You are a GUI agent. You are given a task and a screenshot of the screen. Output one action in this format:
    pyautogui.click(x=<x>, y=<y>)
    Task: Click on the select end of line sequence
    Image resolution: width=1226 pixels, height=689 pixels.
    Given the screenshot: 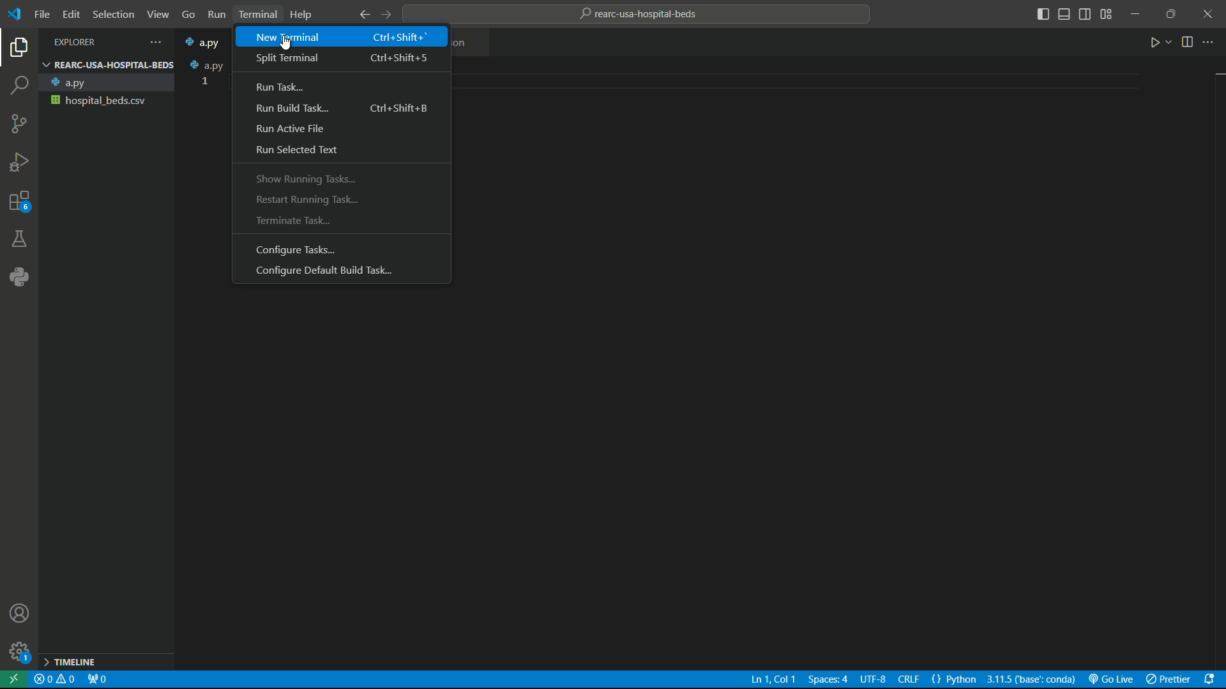 What is the action you would take?
    pyautogui.click(x=911, y=680)
    